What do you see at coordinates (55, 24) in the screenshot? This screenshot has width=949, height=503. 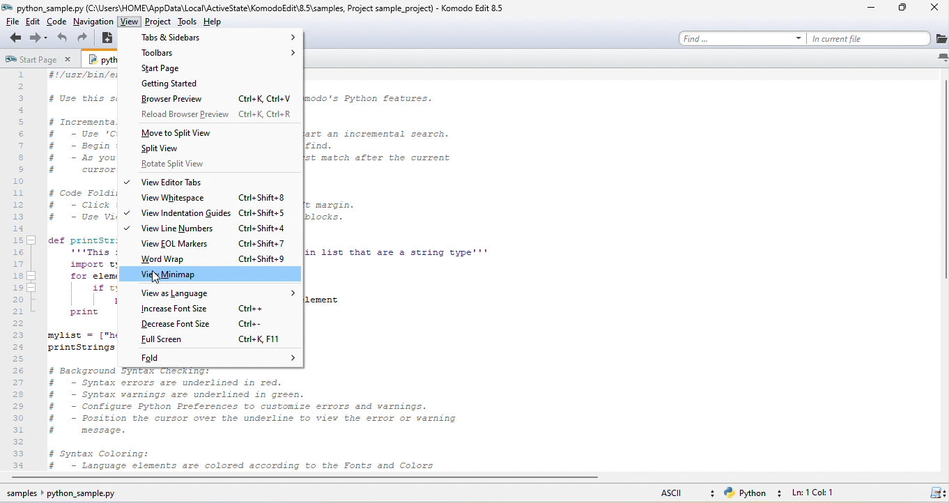 I see `code` at bounding box center [55, 24].